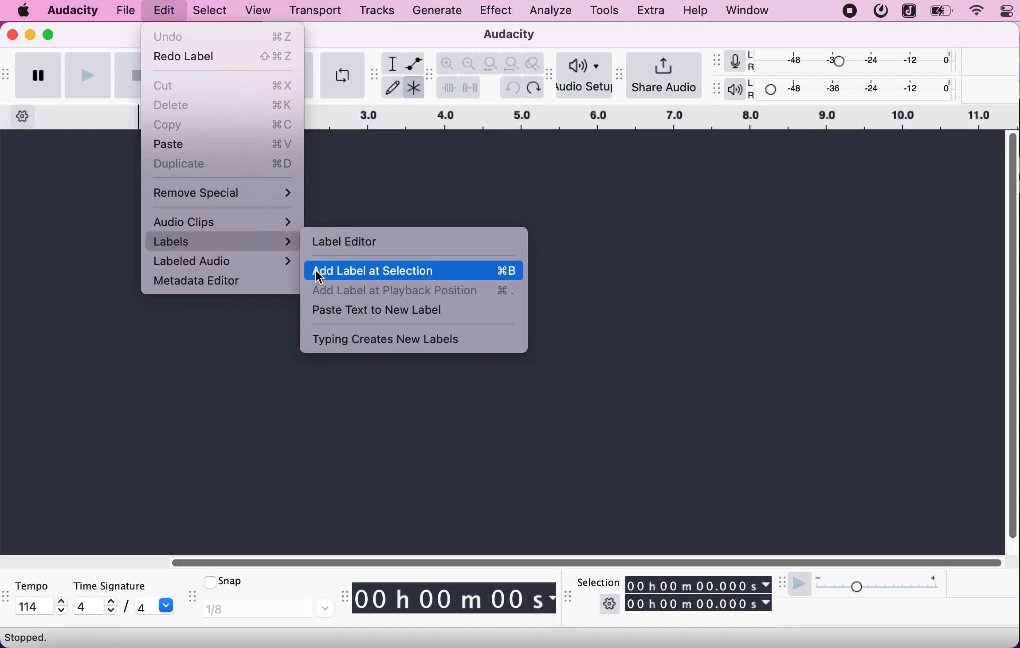  Describe the element at coordinates (225, 106) in the screenshot. I see `delete` at that location.